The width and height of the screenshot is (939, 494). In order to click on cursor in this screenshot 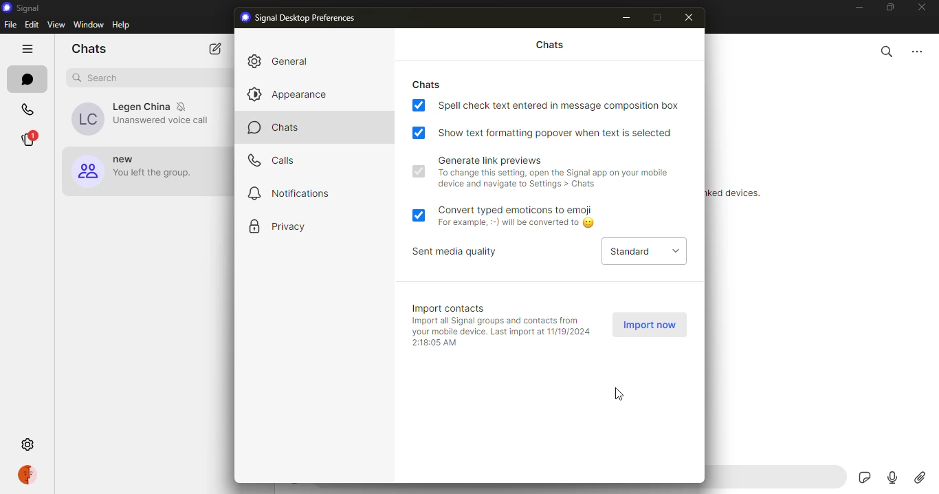, I will do `click(621, 394)`.